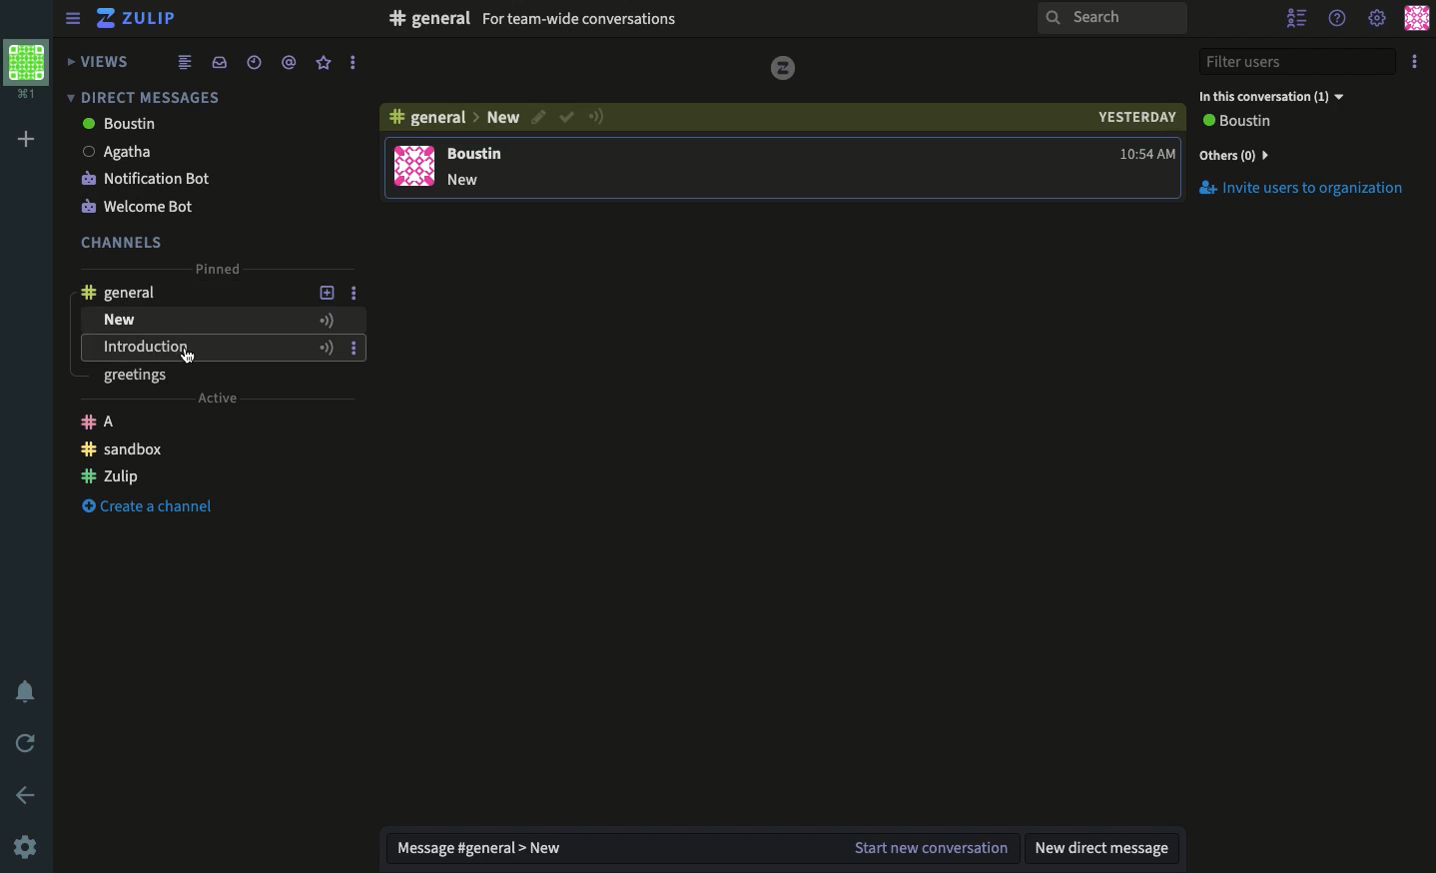  Describe the element at coordinates (1147, 154) in the screenshot. I see `time` at that location.